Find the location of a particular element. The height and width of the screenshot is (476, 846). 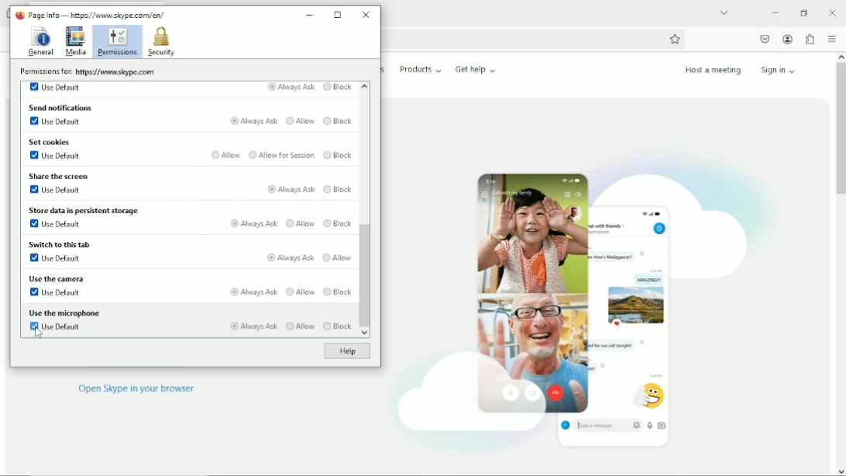

Allow is located at coordinates (226, 154).